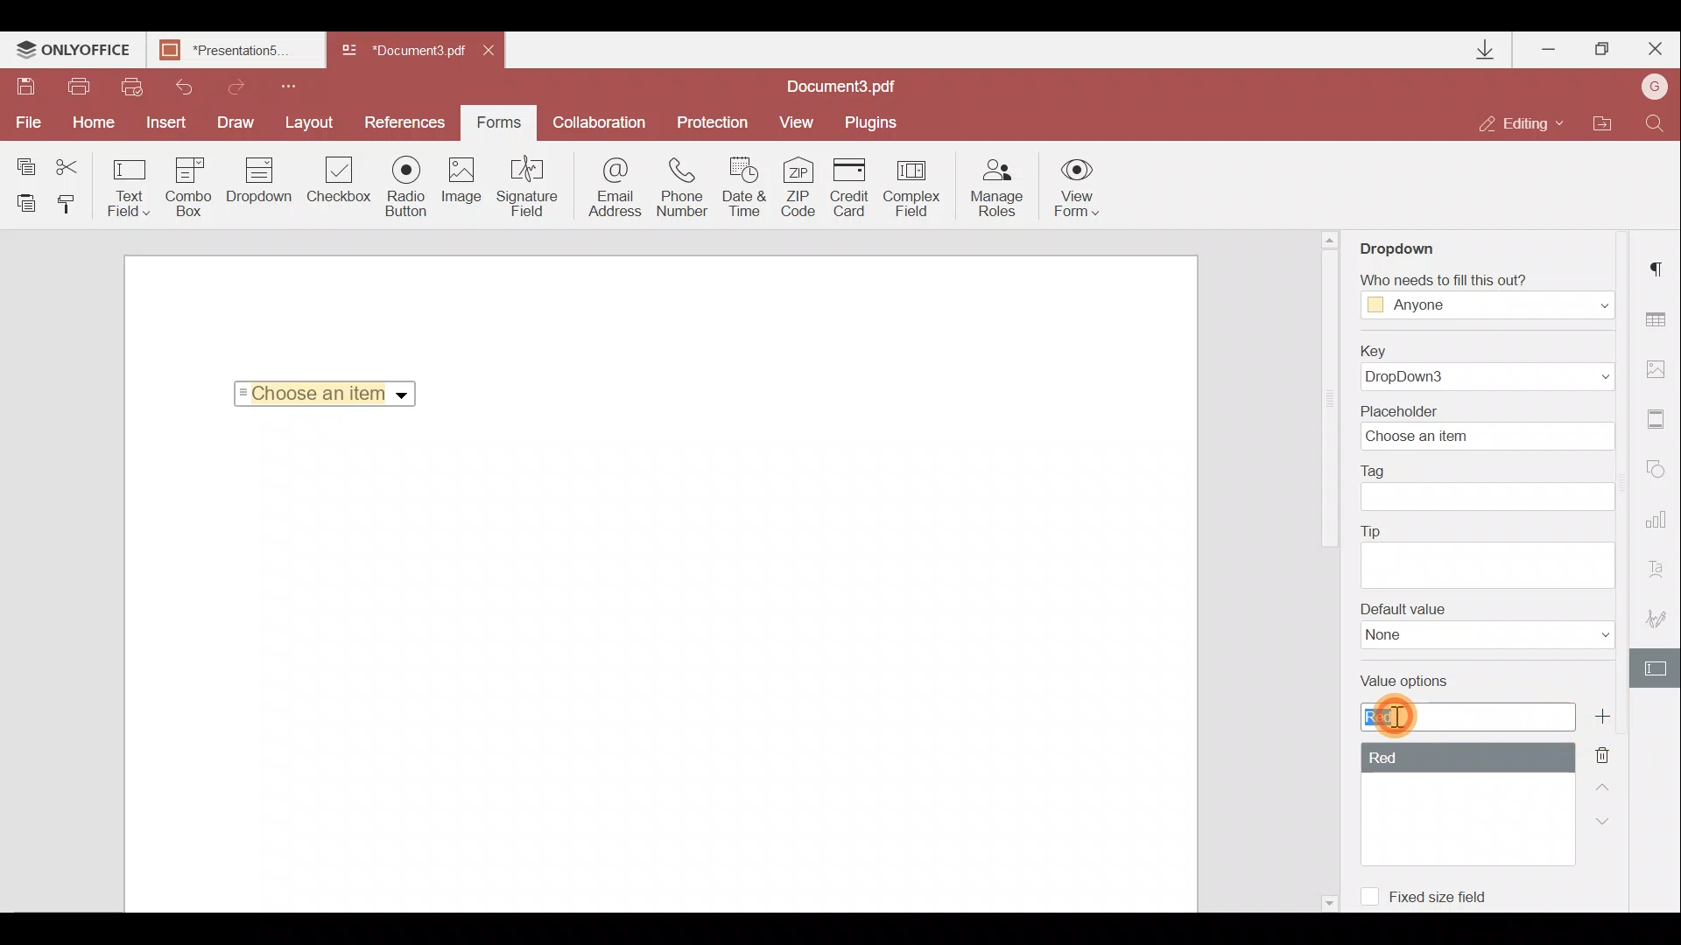 The image size is (1681, 945). Describe the element at coordinates (295, 86) in the screenshot. I see `Customize quick access toolbar` at that location.